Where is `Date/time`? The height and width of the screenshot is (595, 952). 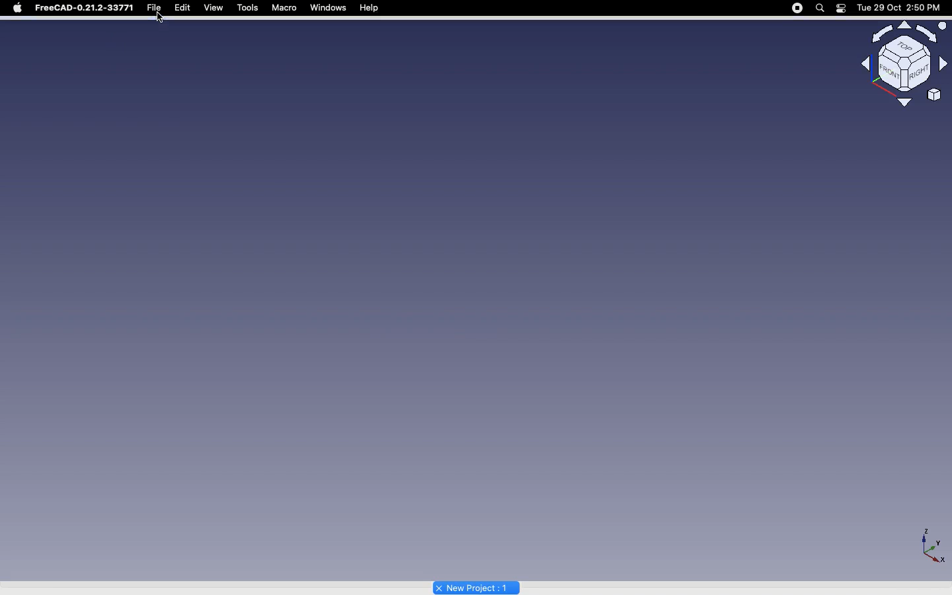
Date/time is located at coordinates (901, 7).